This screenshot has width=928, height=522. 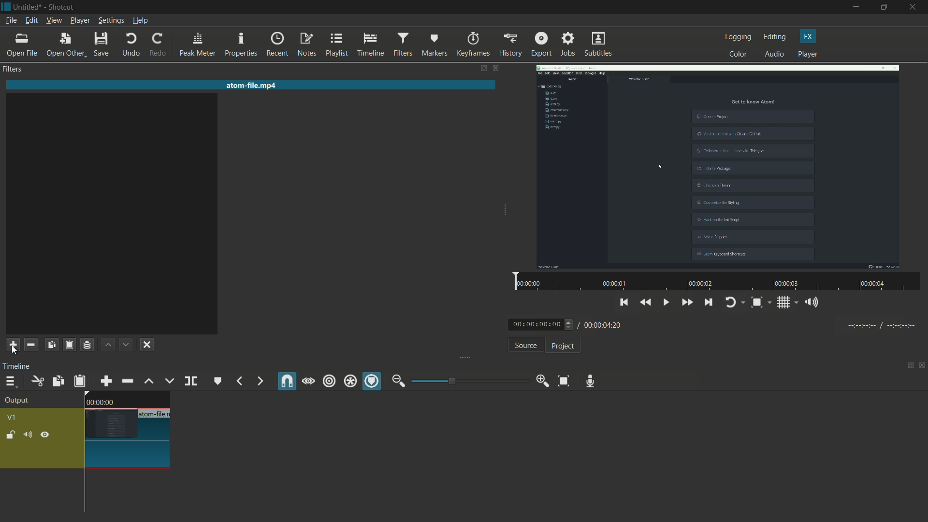 I want to click on quickly play forward, so click(x=688, y=304).